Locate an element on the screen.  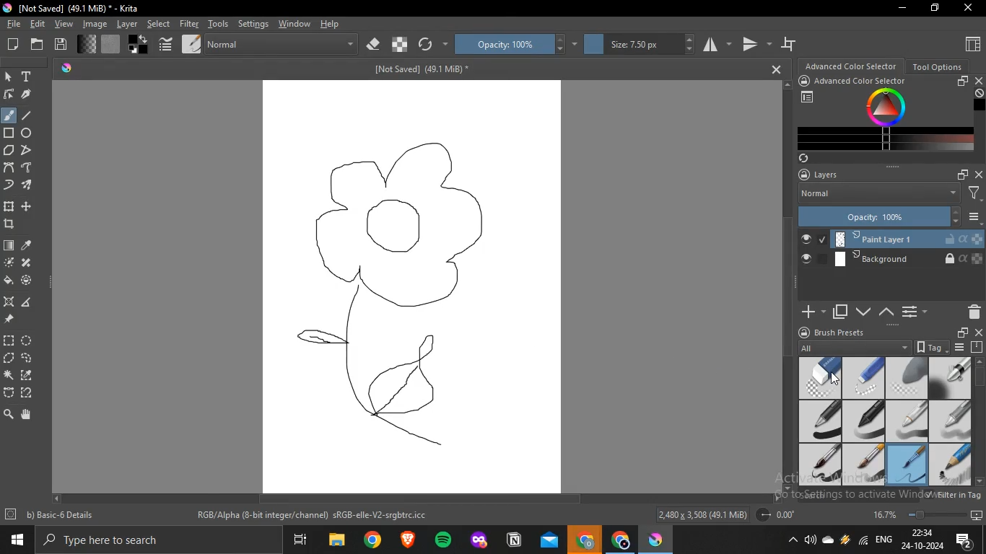
Slideshow is located at coordinates (977, 514).